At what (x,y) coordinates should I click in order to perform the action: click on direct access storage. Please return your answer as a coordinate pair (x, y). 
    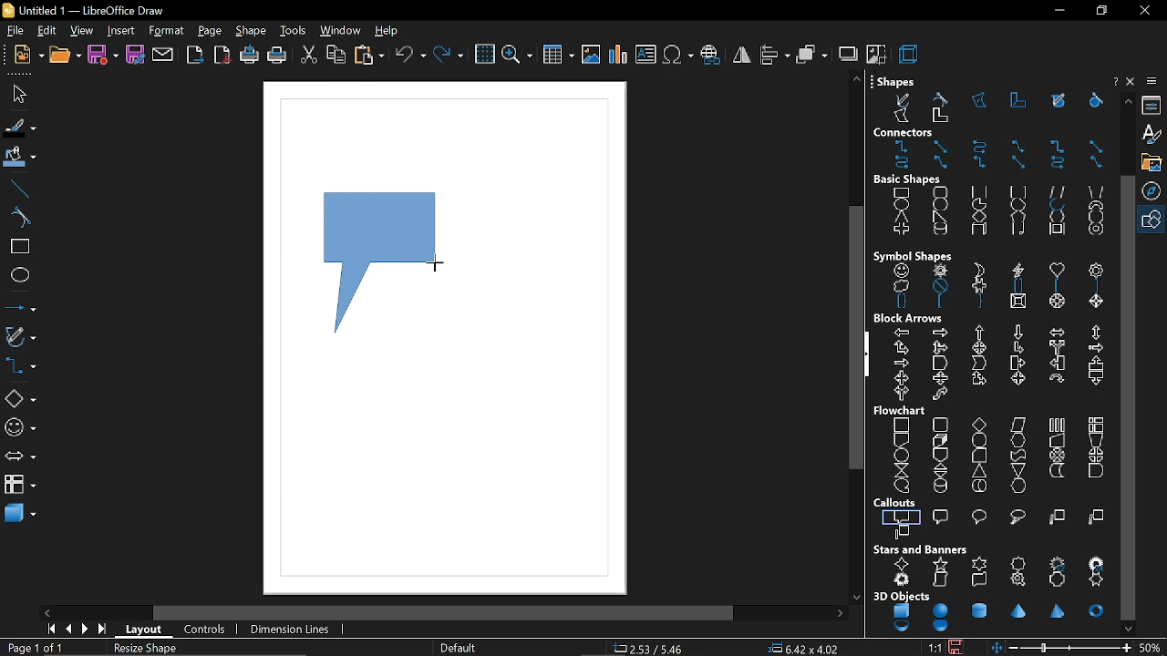
    Looking at the image, I should click on (978, 487).